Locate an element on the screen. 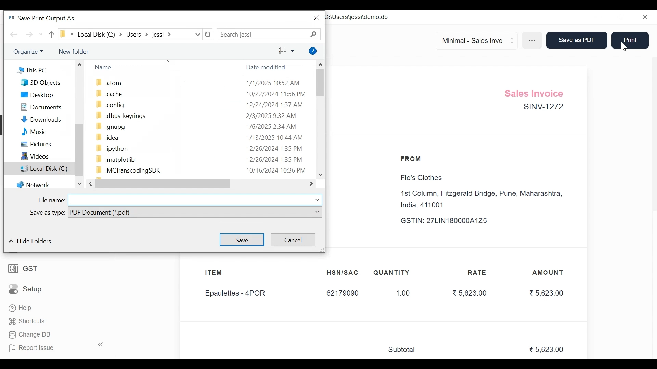 The width and height of the screenshot is (657, 369). .ipython is located at coordinates (115, 148).